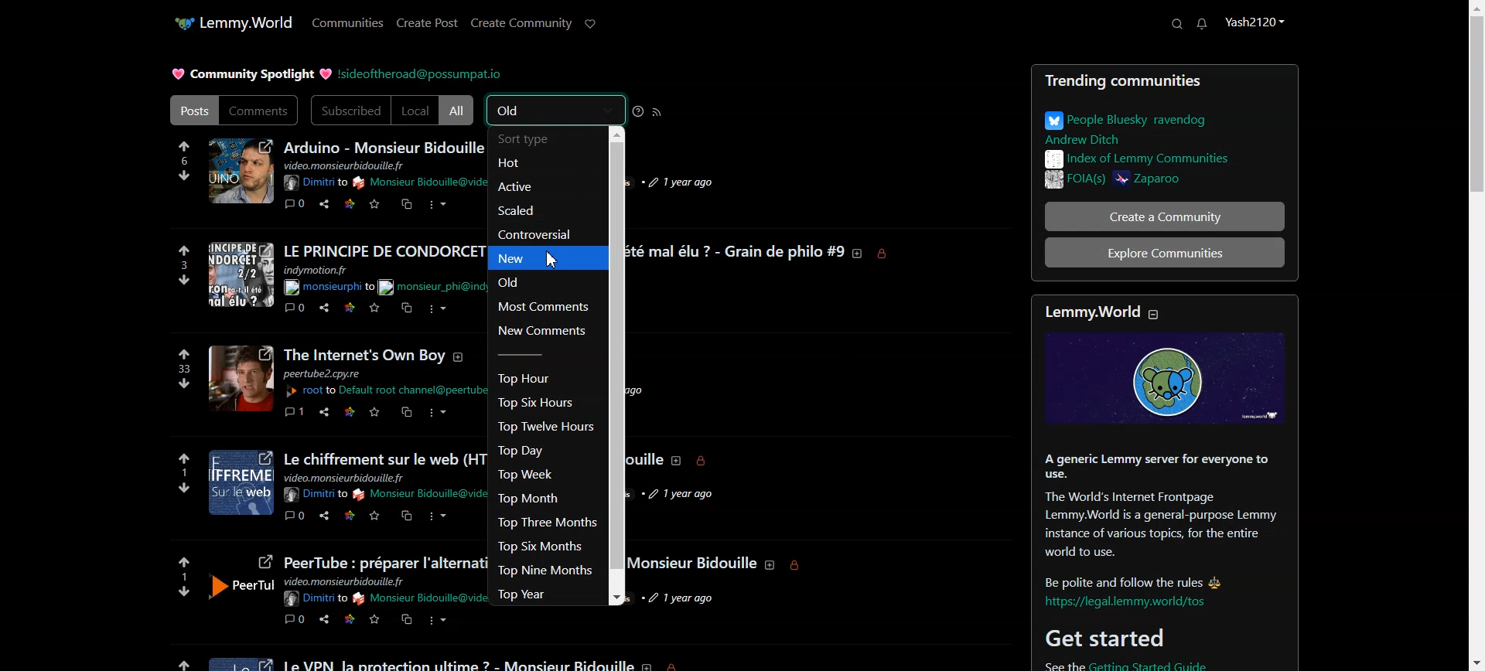 The width and height of the screenshot is (1485, 671). I want to click on upvote, so click(186, 353).